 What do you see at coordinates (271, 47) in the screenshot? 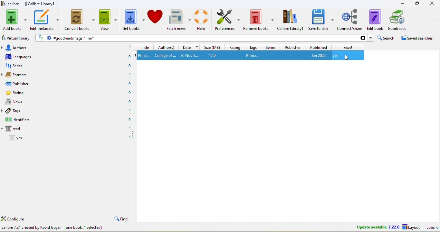
I see `series` at bounding box center [271, 47].